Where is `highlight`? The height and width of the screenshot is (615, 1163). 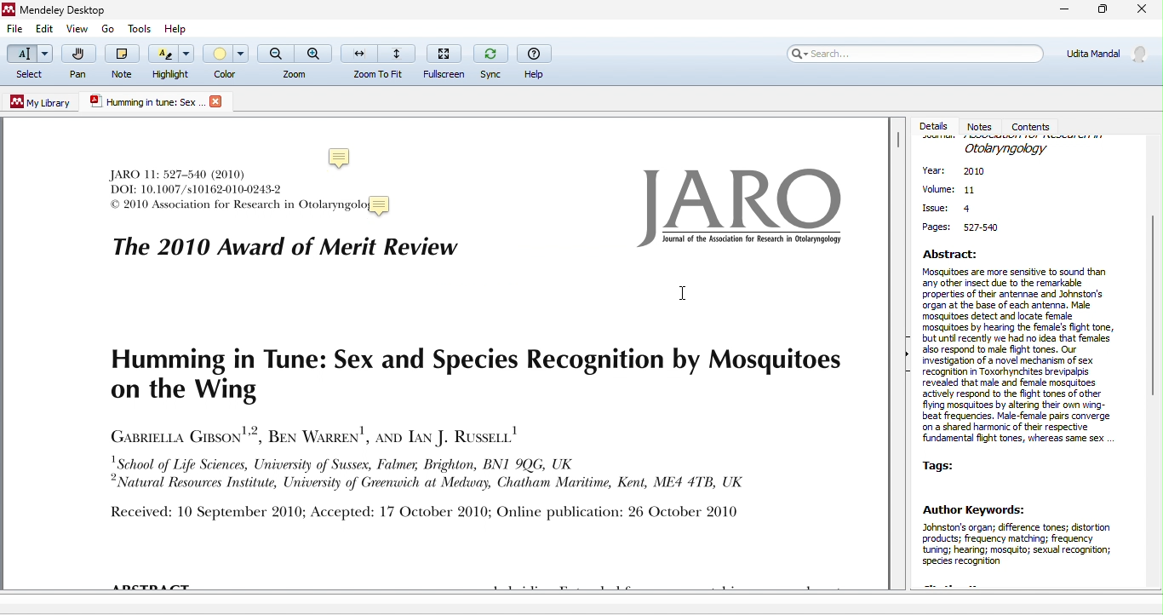 highlight is located at coordinates (171, 63).